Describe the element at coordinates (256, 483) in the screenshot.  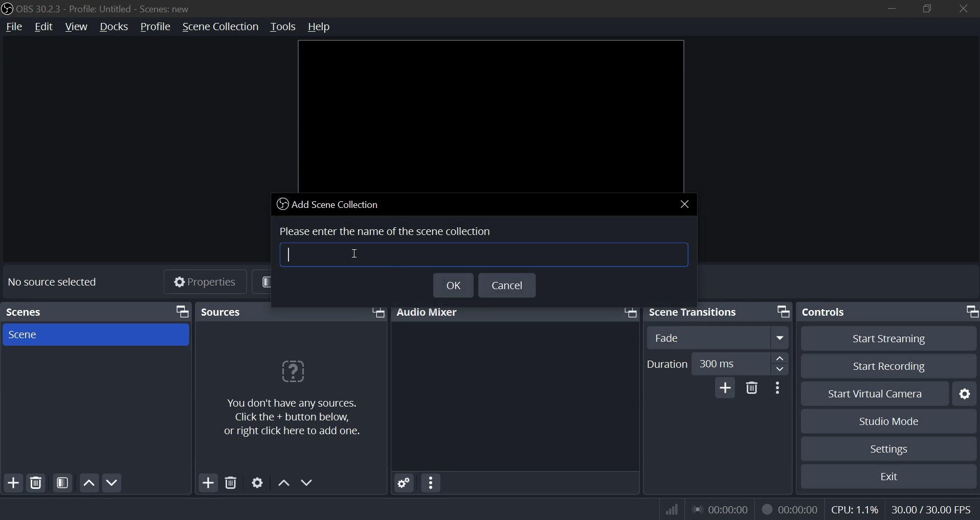
I see `settings` at that location.